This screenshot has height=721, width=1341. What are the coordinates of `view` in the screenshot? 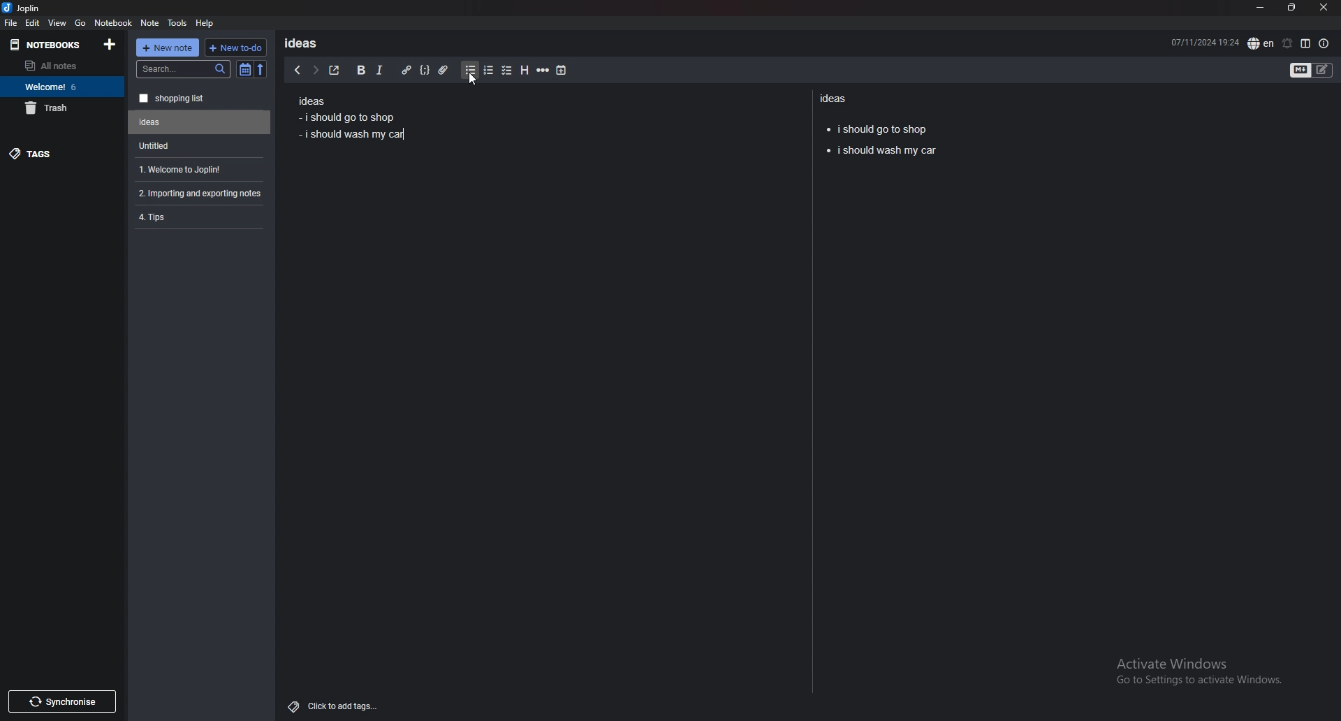 It's located at (58, 22).